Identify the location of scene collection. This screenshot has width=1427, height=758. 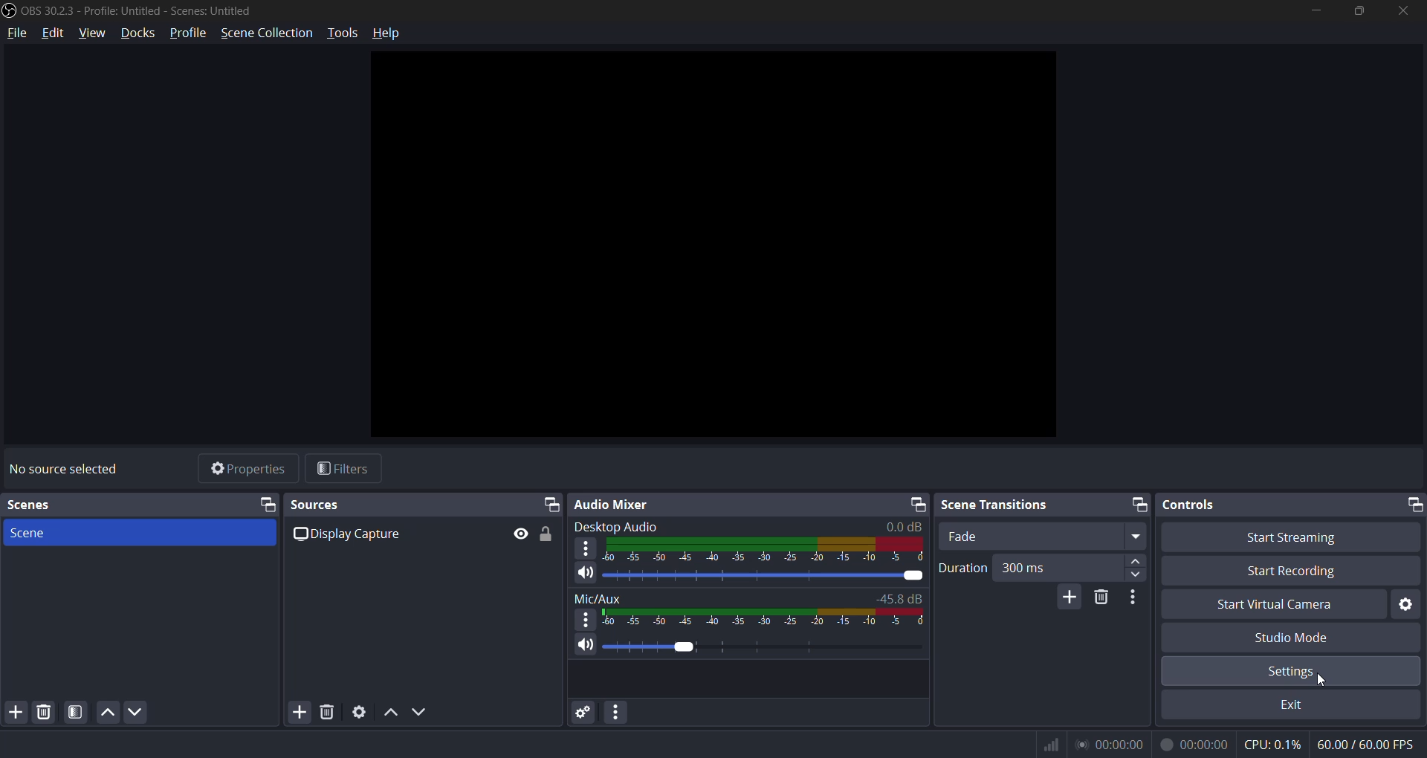
(268, 32).